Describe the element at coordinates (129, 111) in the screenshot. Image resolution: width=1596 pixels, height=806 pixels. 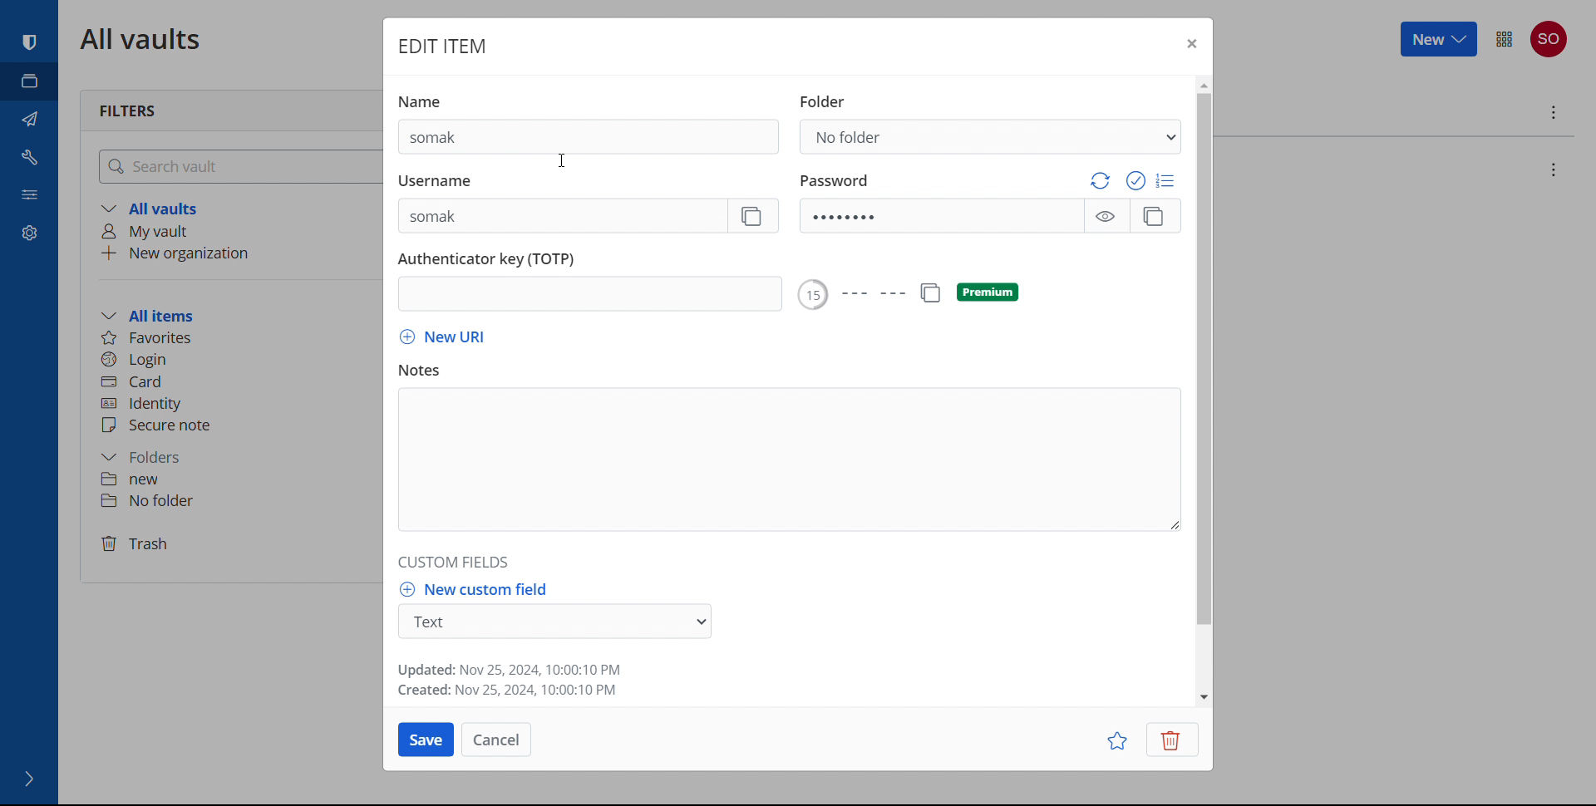
I see `filters` at that location.